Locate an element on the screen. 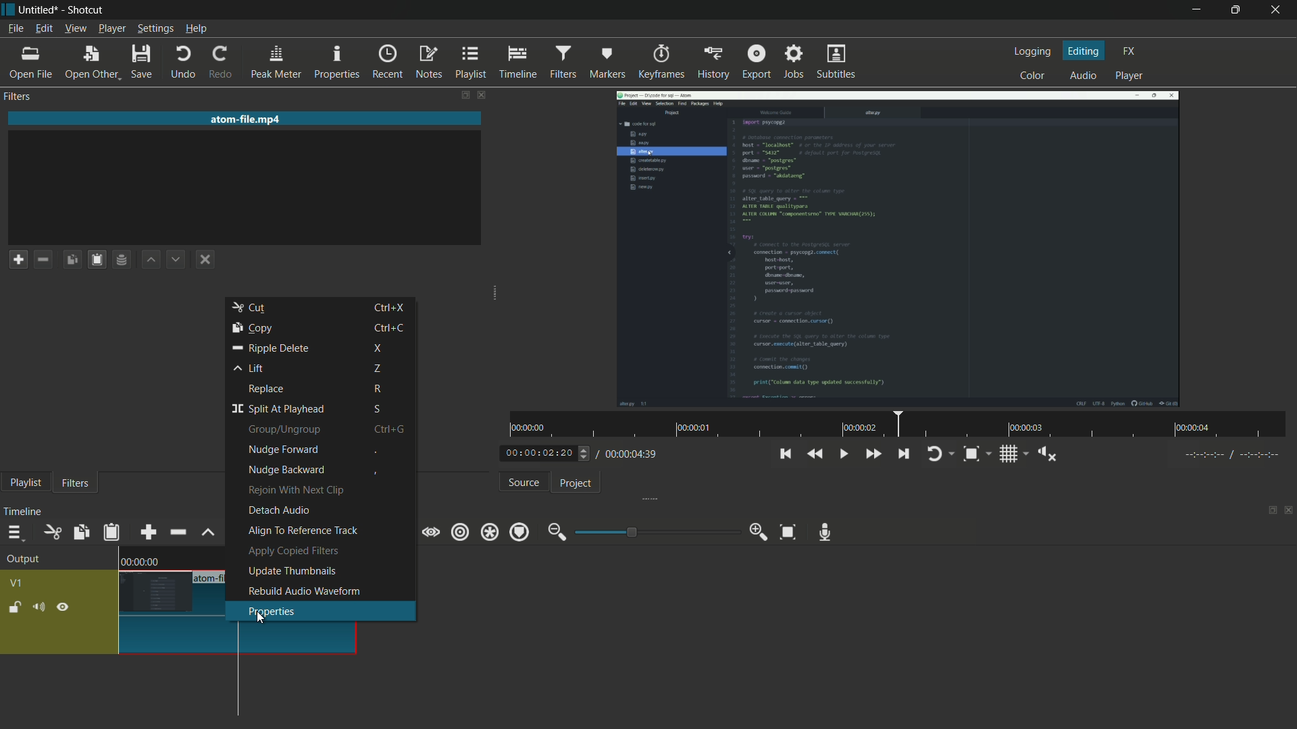 This screenshot has width=1297, height=729. ripple markers is located at coordinates (521, 532).